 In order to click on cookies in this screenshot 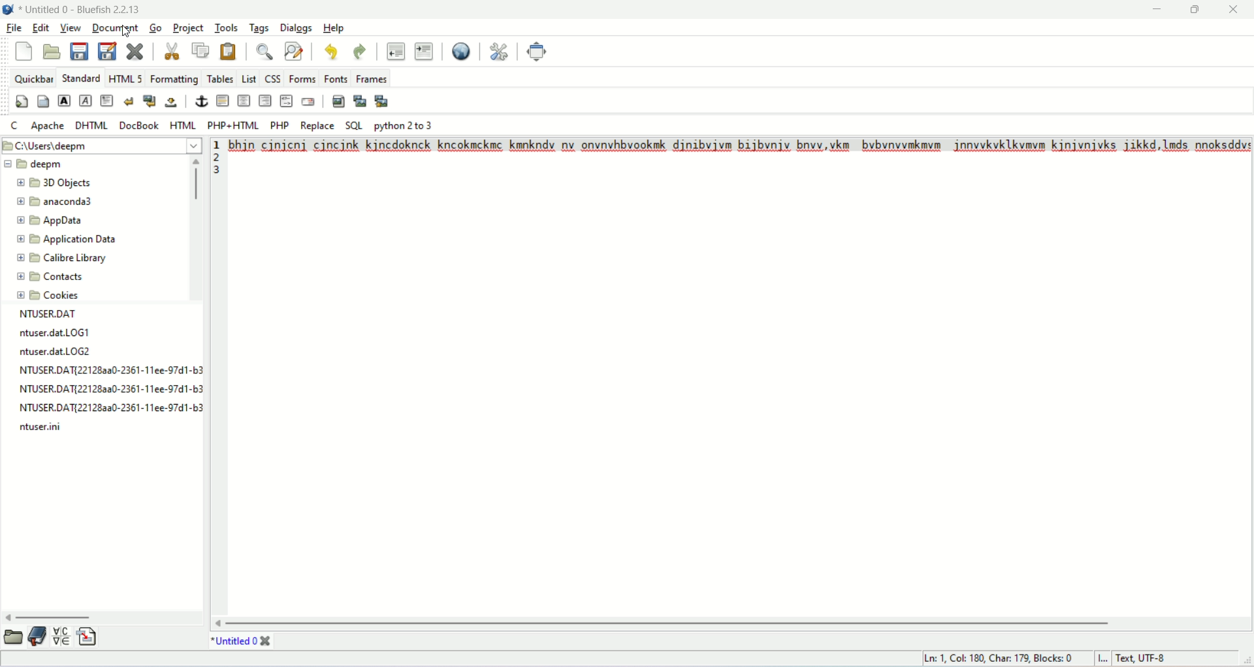, I will do `click(46, 296)`.